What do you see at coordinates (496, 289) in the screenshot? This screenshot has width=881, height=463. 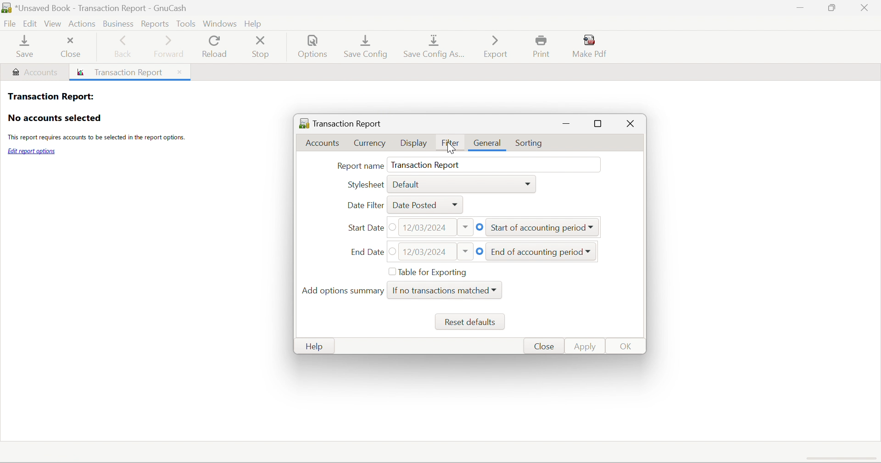 I see `Drop Down` at bounding box center [496, 289].